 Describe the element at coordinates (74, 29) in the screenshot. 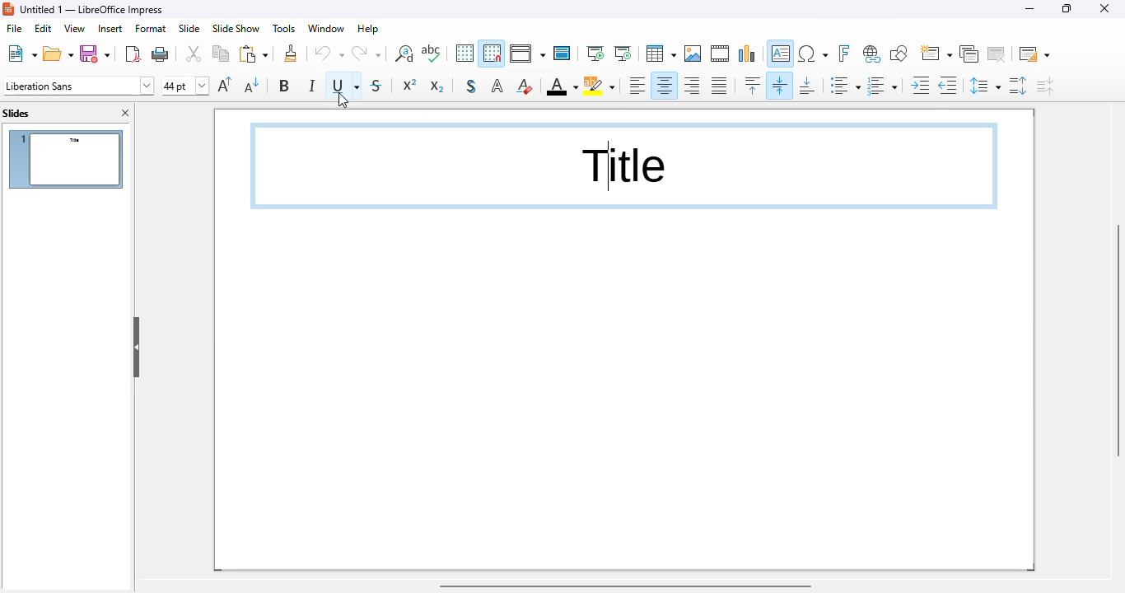

I see `view` at that location.